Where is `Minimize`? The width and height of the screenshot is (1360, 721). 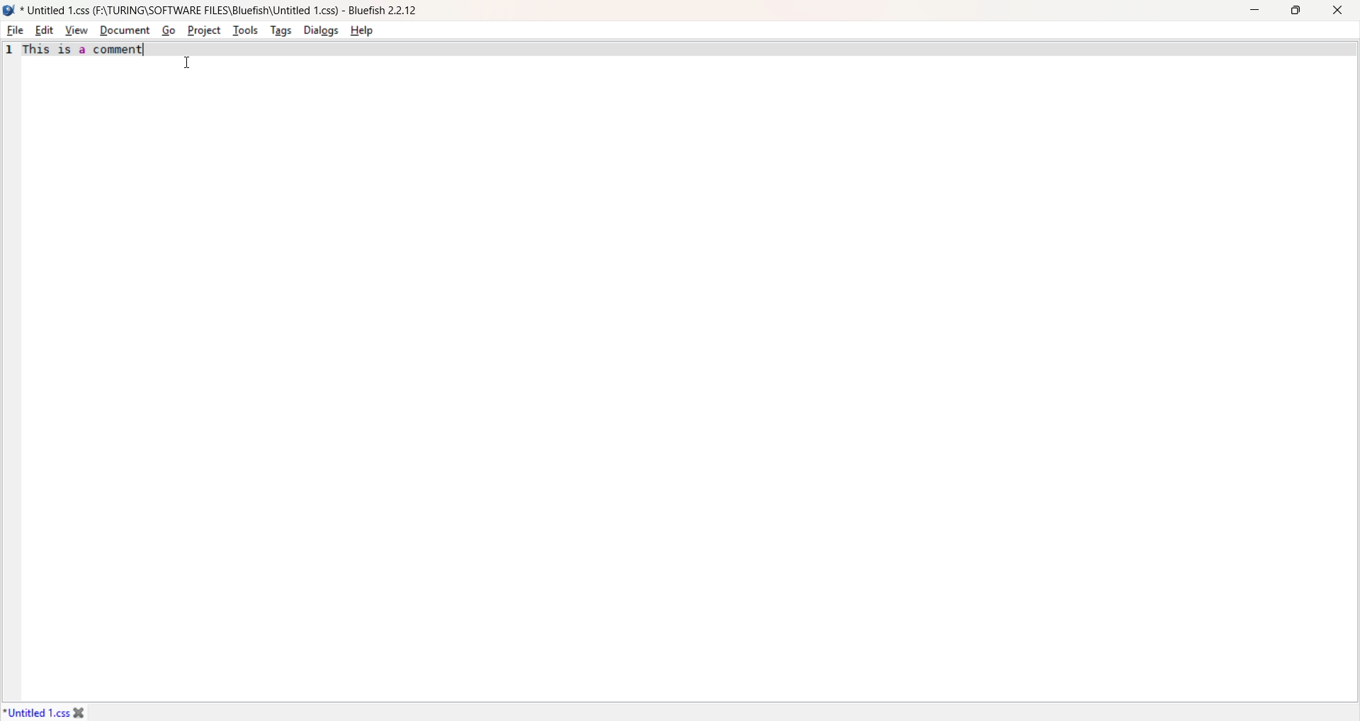
Minimize is located at coordinates (1256, 11).